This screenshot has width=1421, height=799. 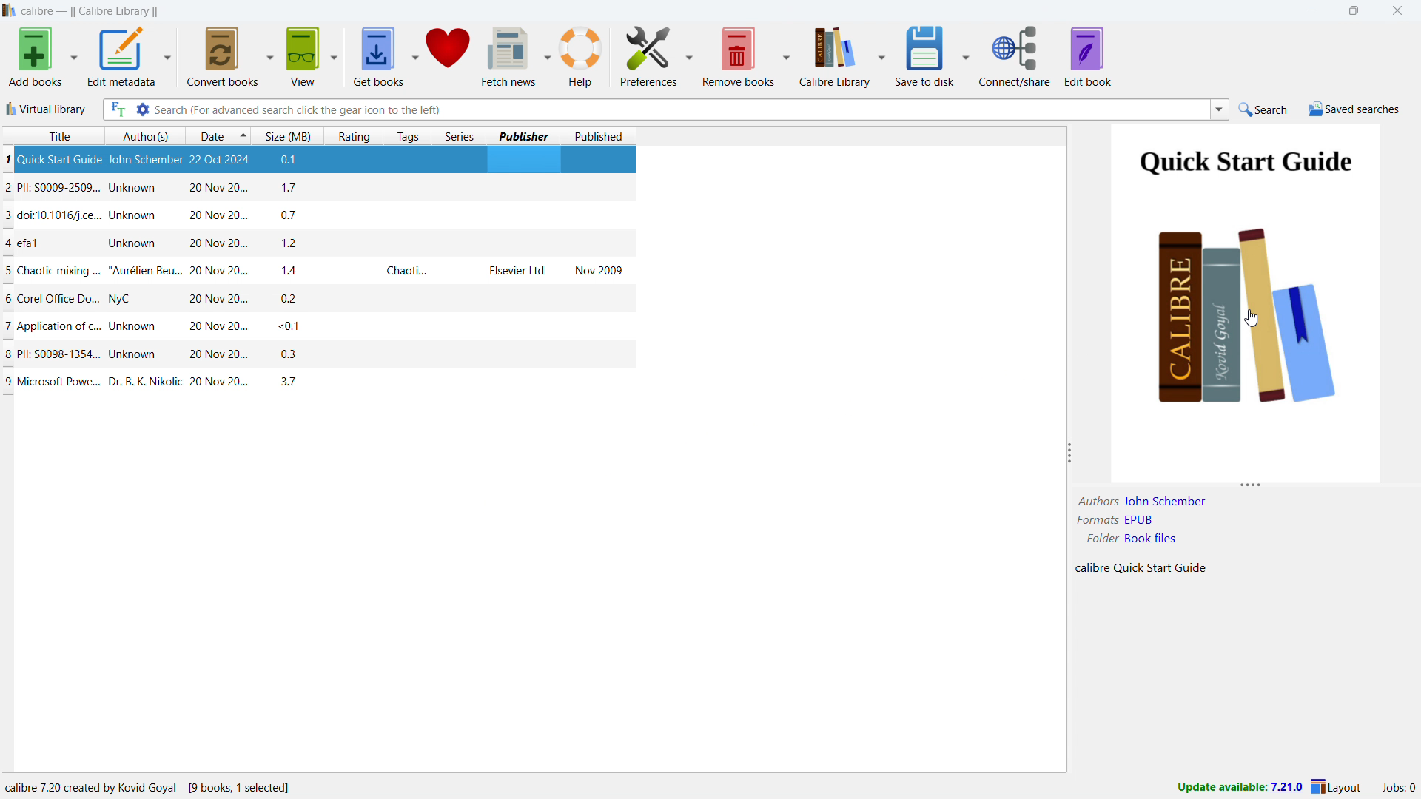 I want to click on 0.2, so click(x=289, y=299).